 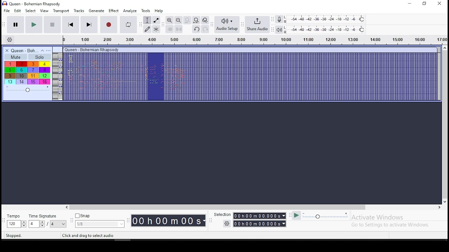 What do you see at coordinates (40, 57) in the screenshot?
I see `solo` at bounding box center [40, 57].